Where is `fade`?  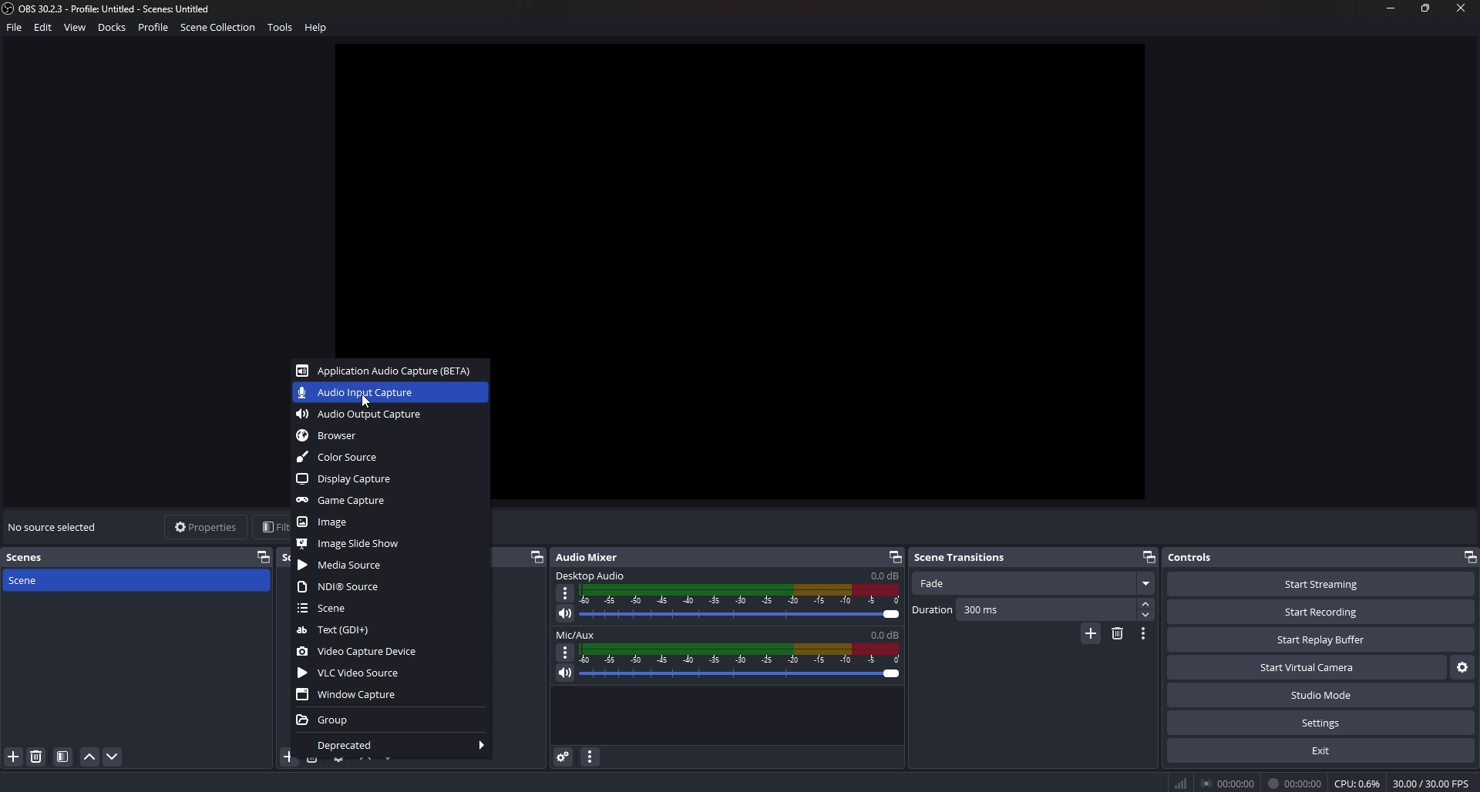 fade is located at coordinates (1034, 585).